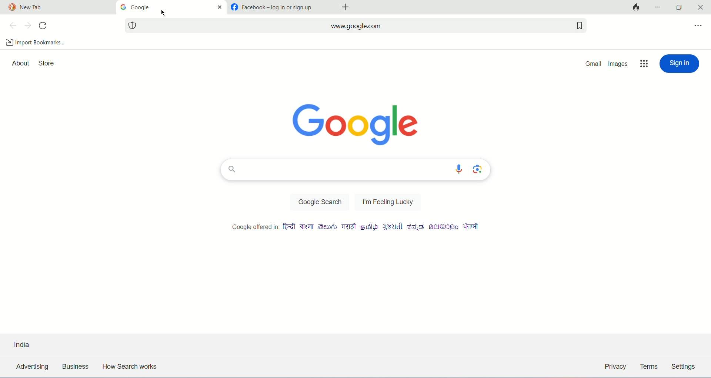 The height and width of the screenshot is (378, 711). I want to click on advertising, so click(30, 368).